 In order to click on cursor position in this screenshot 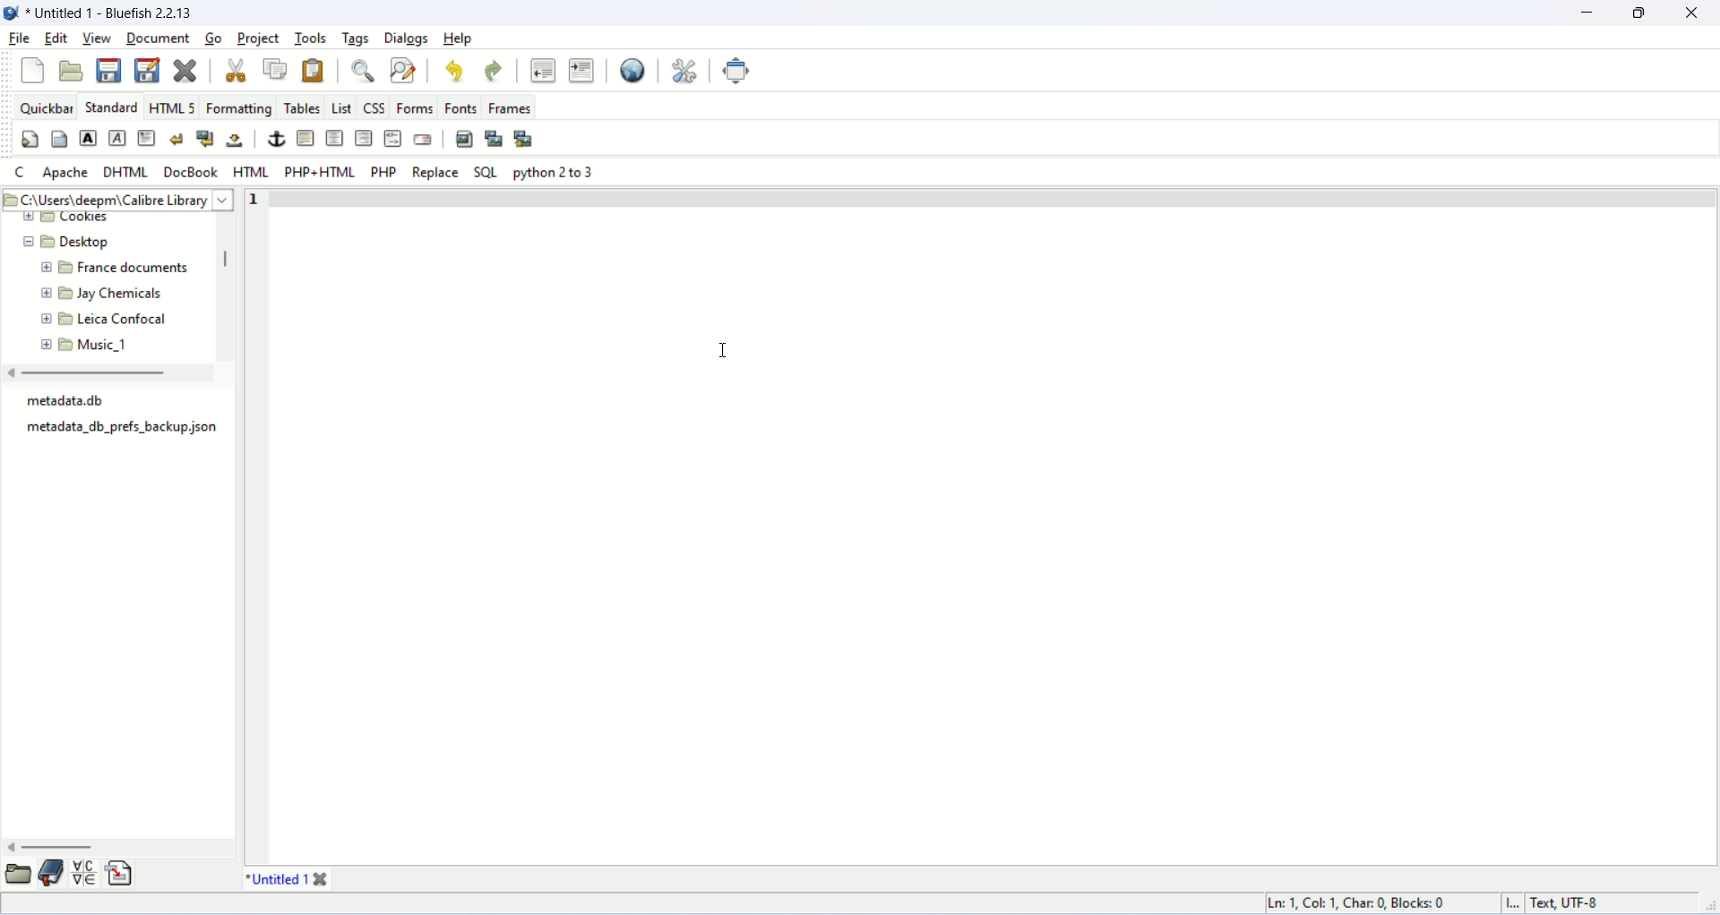, I will do `click(1363, 904)`.